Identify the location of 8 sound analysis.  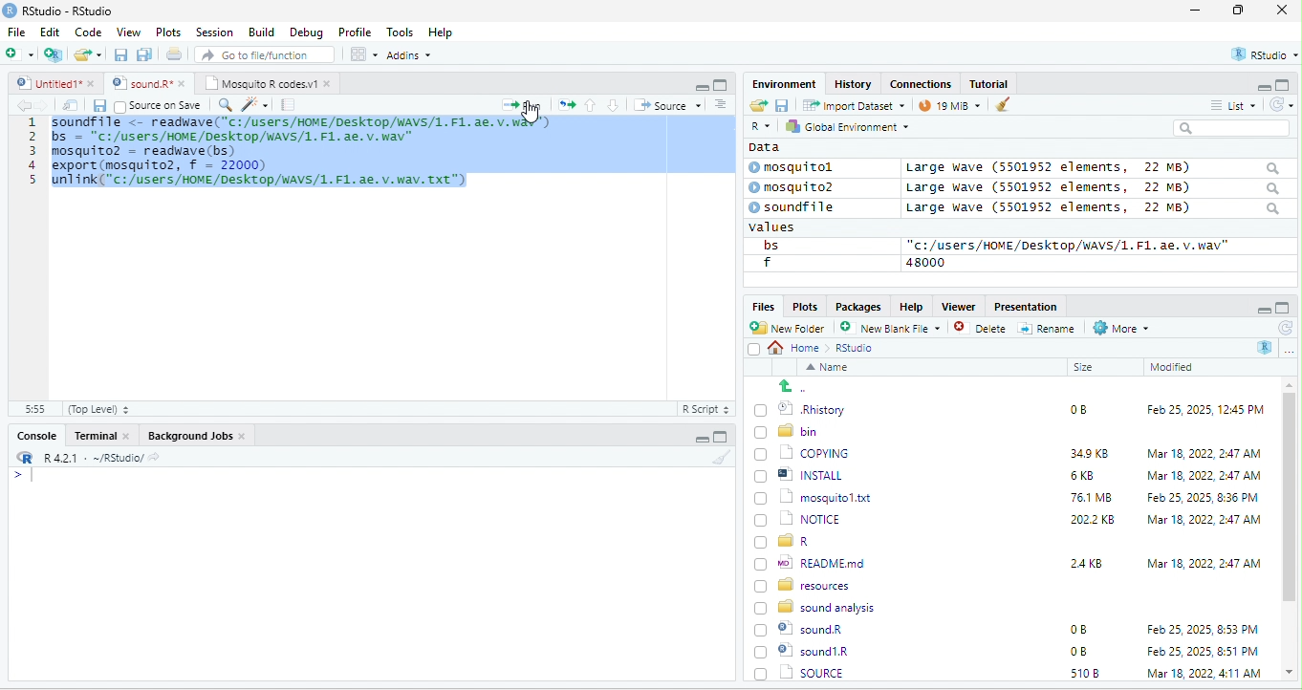
(817, 606).